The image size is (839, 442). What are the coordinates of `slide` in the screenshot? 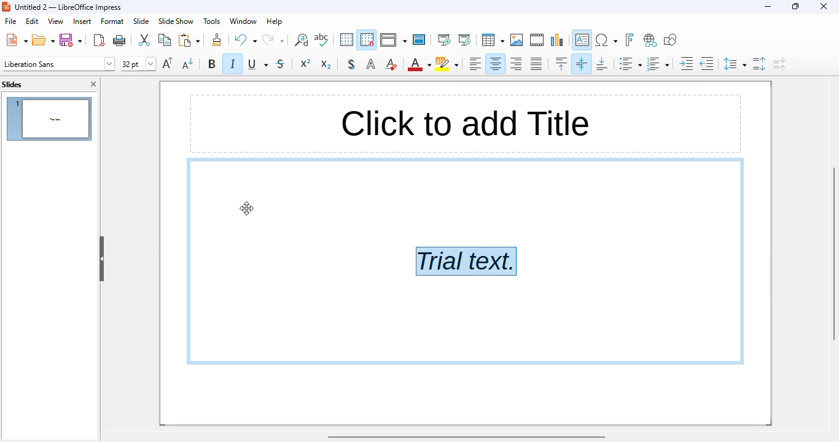 It's located at (142, 21).